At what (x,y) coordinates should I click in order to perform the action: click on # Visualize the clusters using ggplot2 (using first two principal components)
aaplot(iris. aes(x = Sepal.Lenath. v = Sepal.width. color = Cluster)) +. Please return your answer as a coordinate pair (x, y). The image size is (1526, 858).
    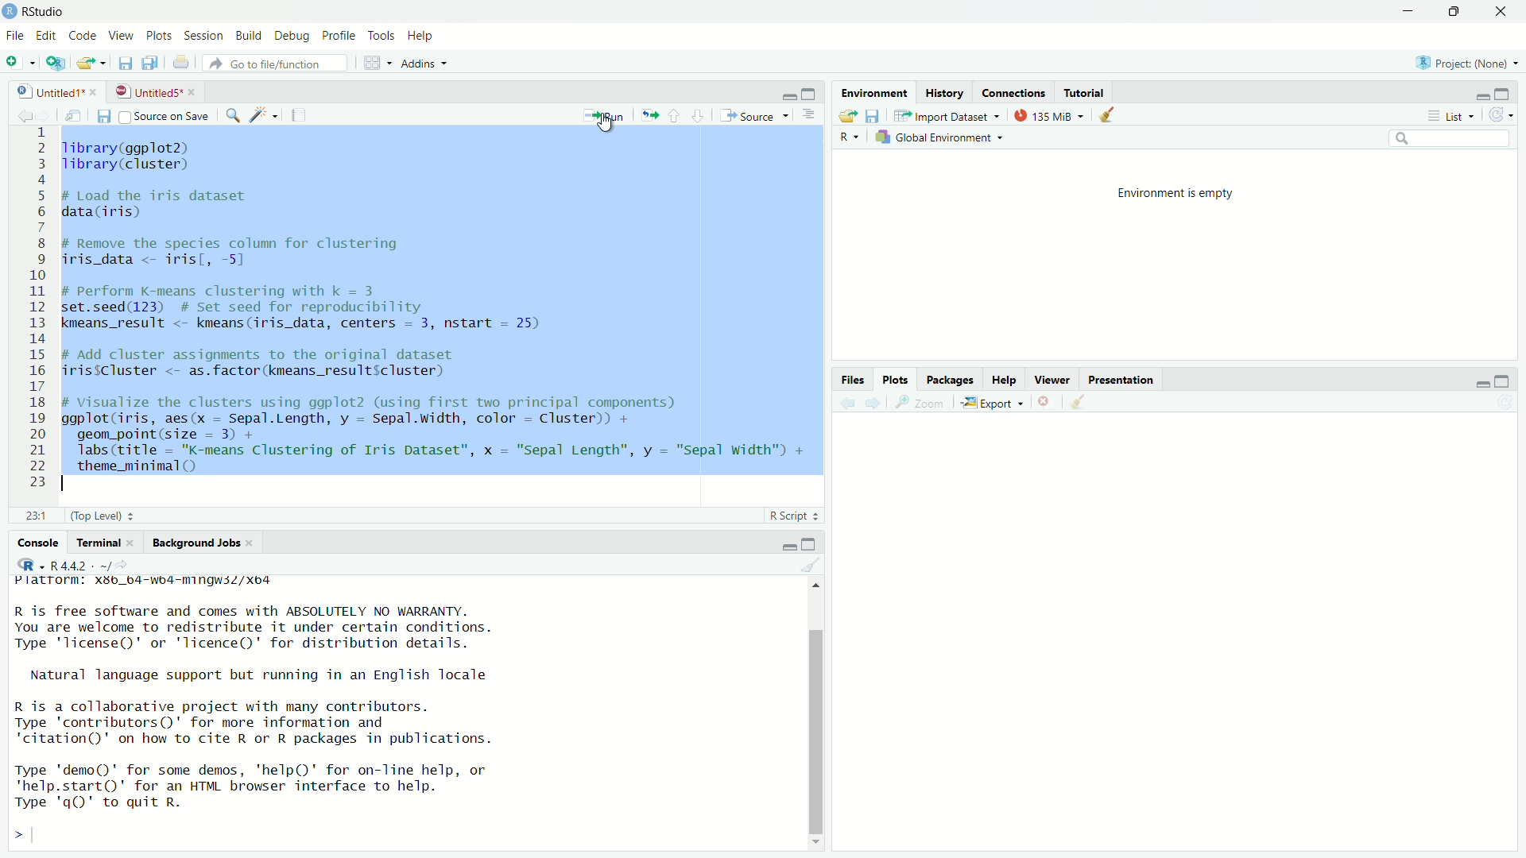
    Looking at the image, I should click on (401, 411).